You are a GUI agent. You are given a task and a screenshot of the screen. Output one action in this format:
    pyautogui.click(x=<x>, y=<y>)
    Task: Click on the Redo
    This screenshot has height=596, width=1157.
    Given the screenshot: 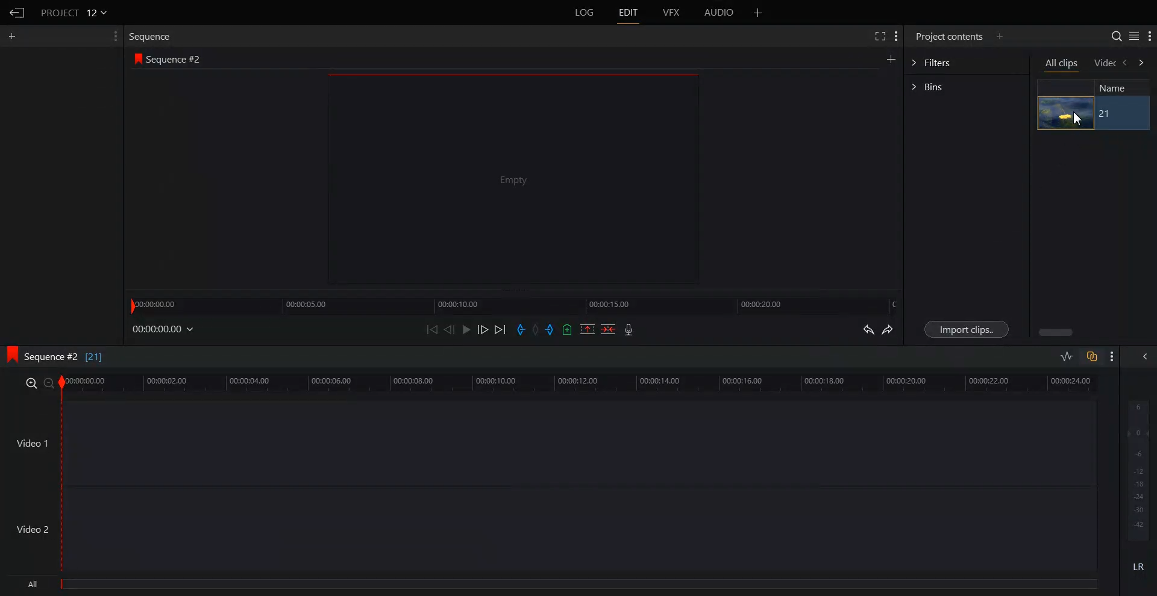 What is the action you would take?
    pyautogui.click(x=888, y=329)
    